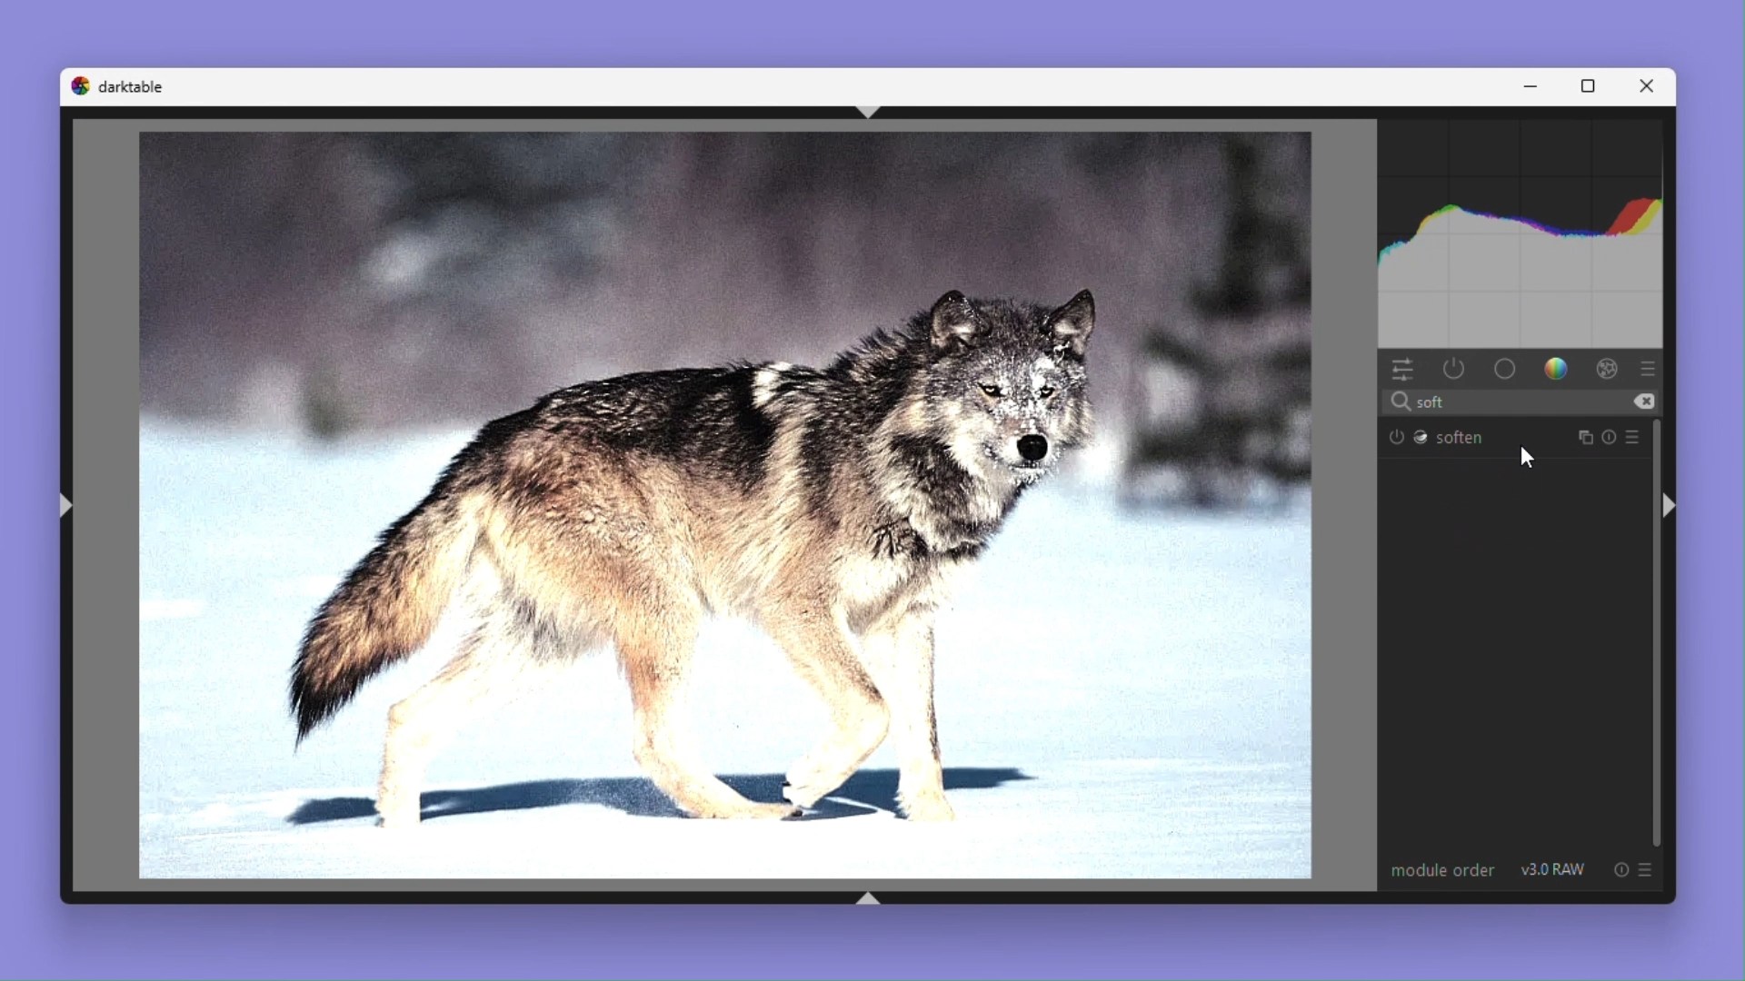 This screenshot has width=1745, height=981. I want to click on shift+ctrl+t, so click(880, 113).